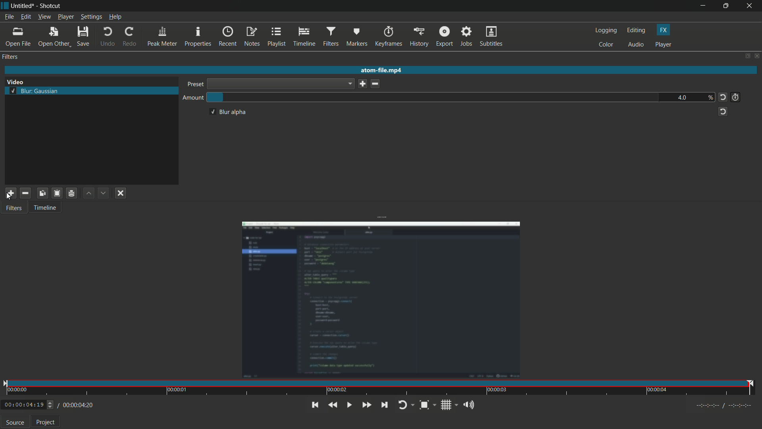  I want to click on skip to the previous point, so click(314, 405).